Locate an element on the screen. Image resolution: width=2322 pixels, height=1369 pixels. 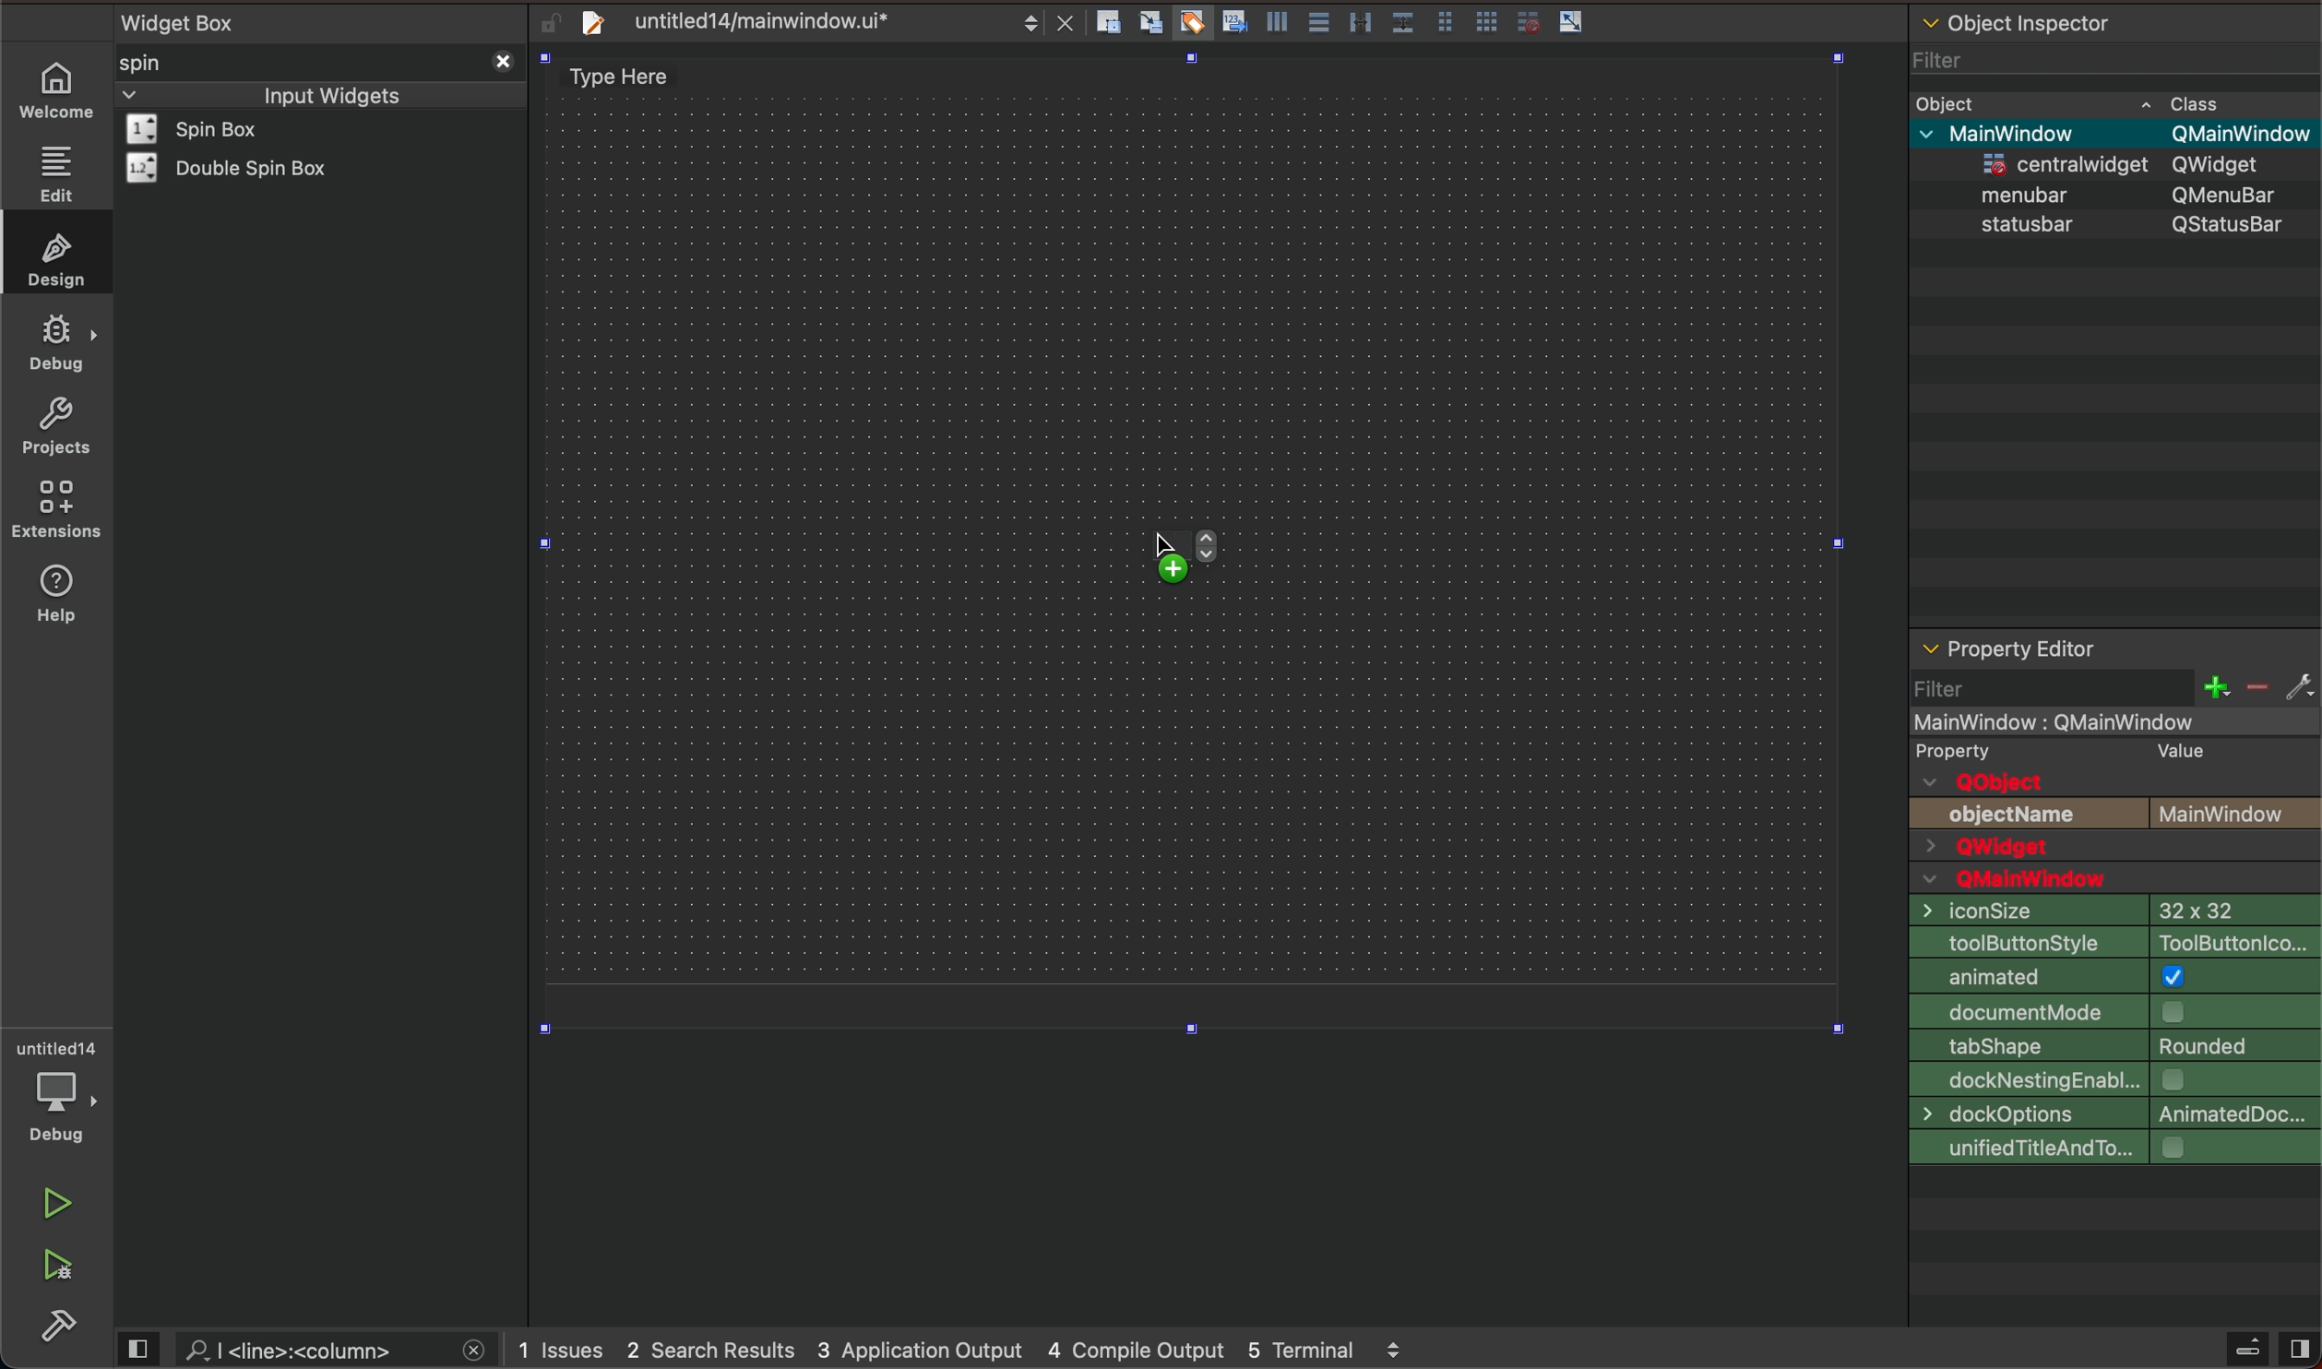
object is located at coordinates (2030, 223).